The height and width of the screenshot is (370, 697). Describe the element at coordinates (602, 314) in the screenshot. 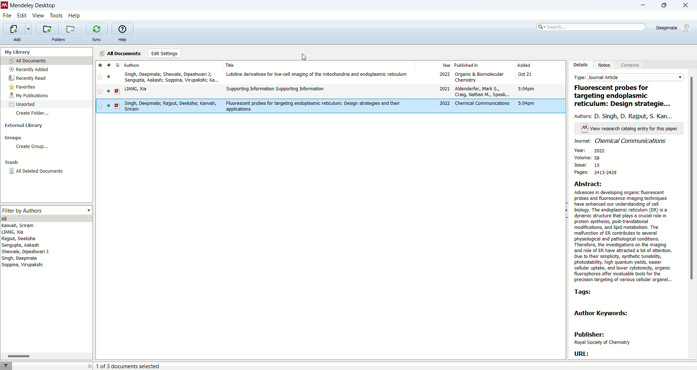

I see `author keywords` at that location.